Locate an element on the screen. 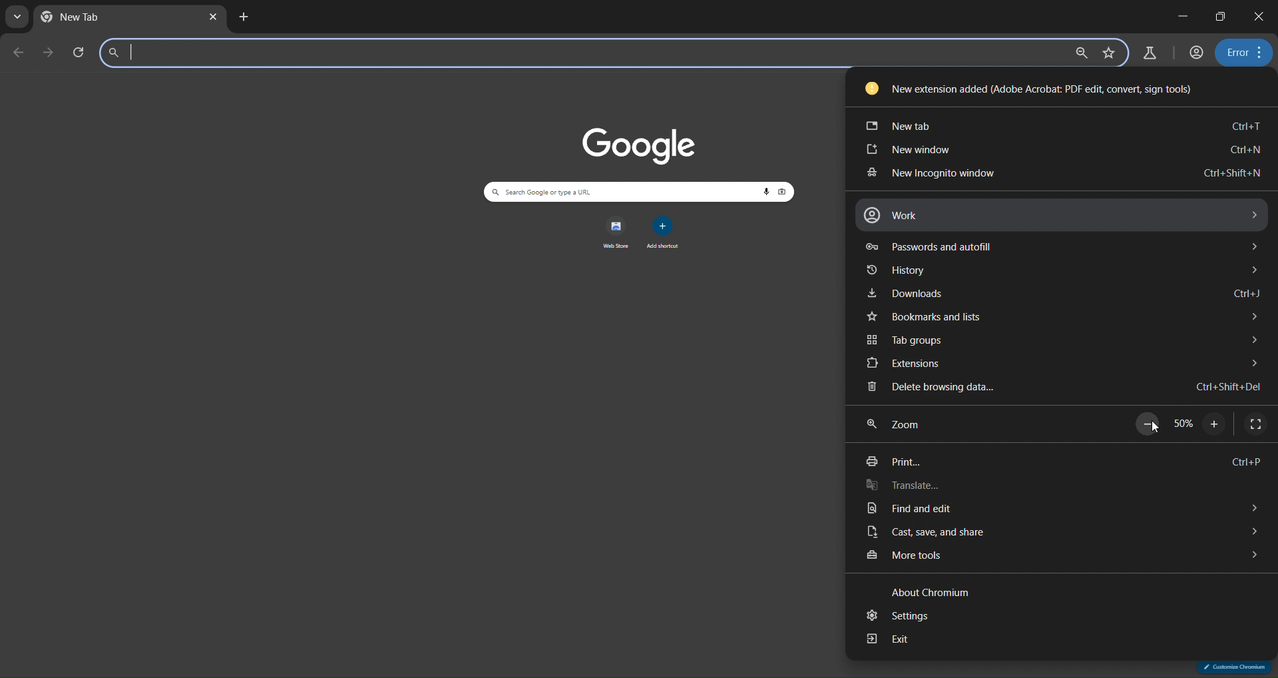  display full screen is located at coordinates (1255, 425).